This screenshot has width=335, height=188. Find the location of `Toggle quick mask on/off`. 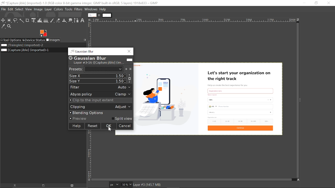

Toggle quick mask on/off is located at coordinates (89, 180).